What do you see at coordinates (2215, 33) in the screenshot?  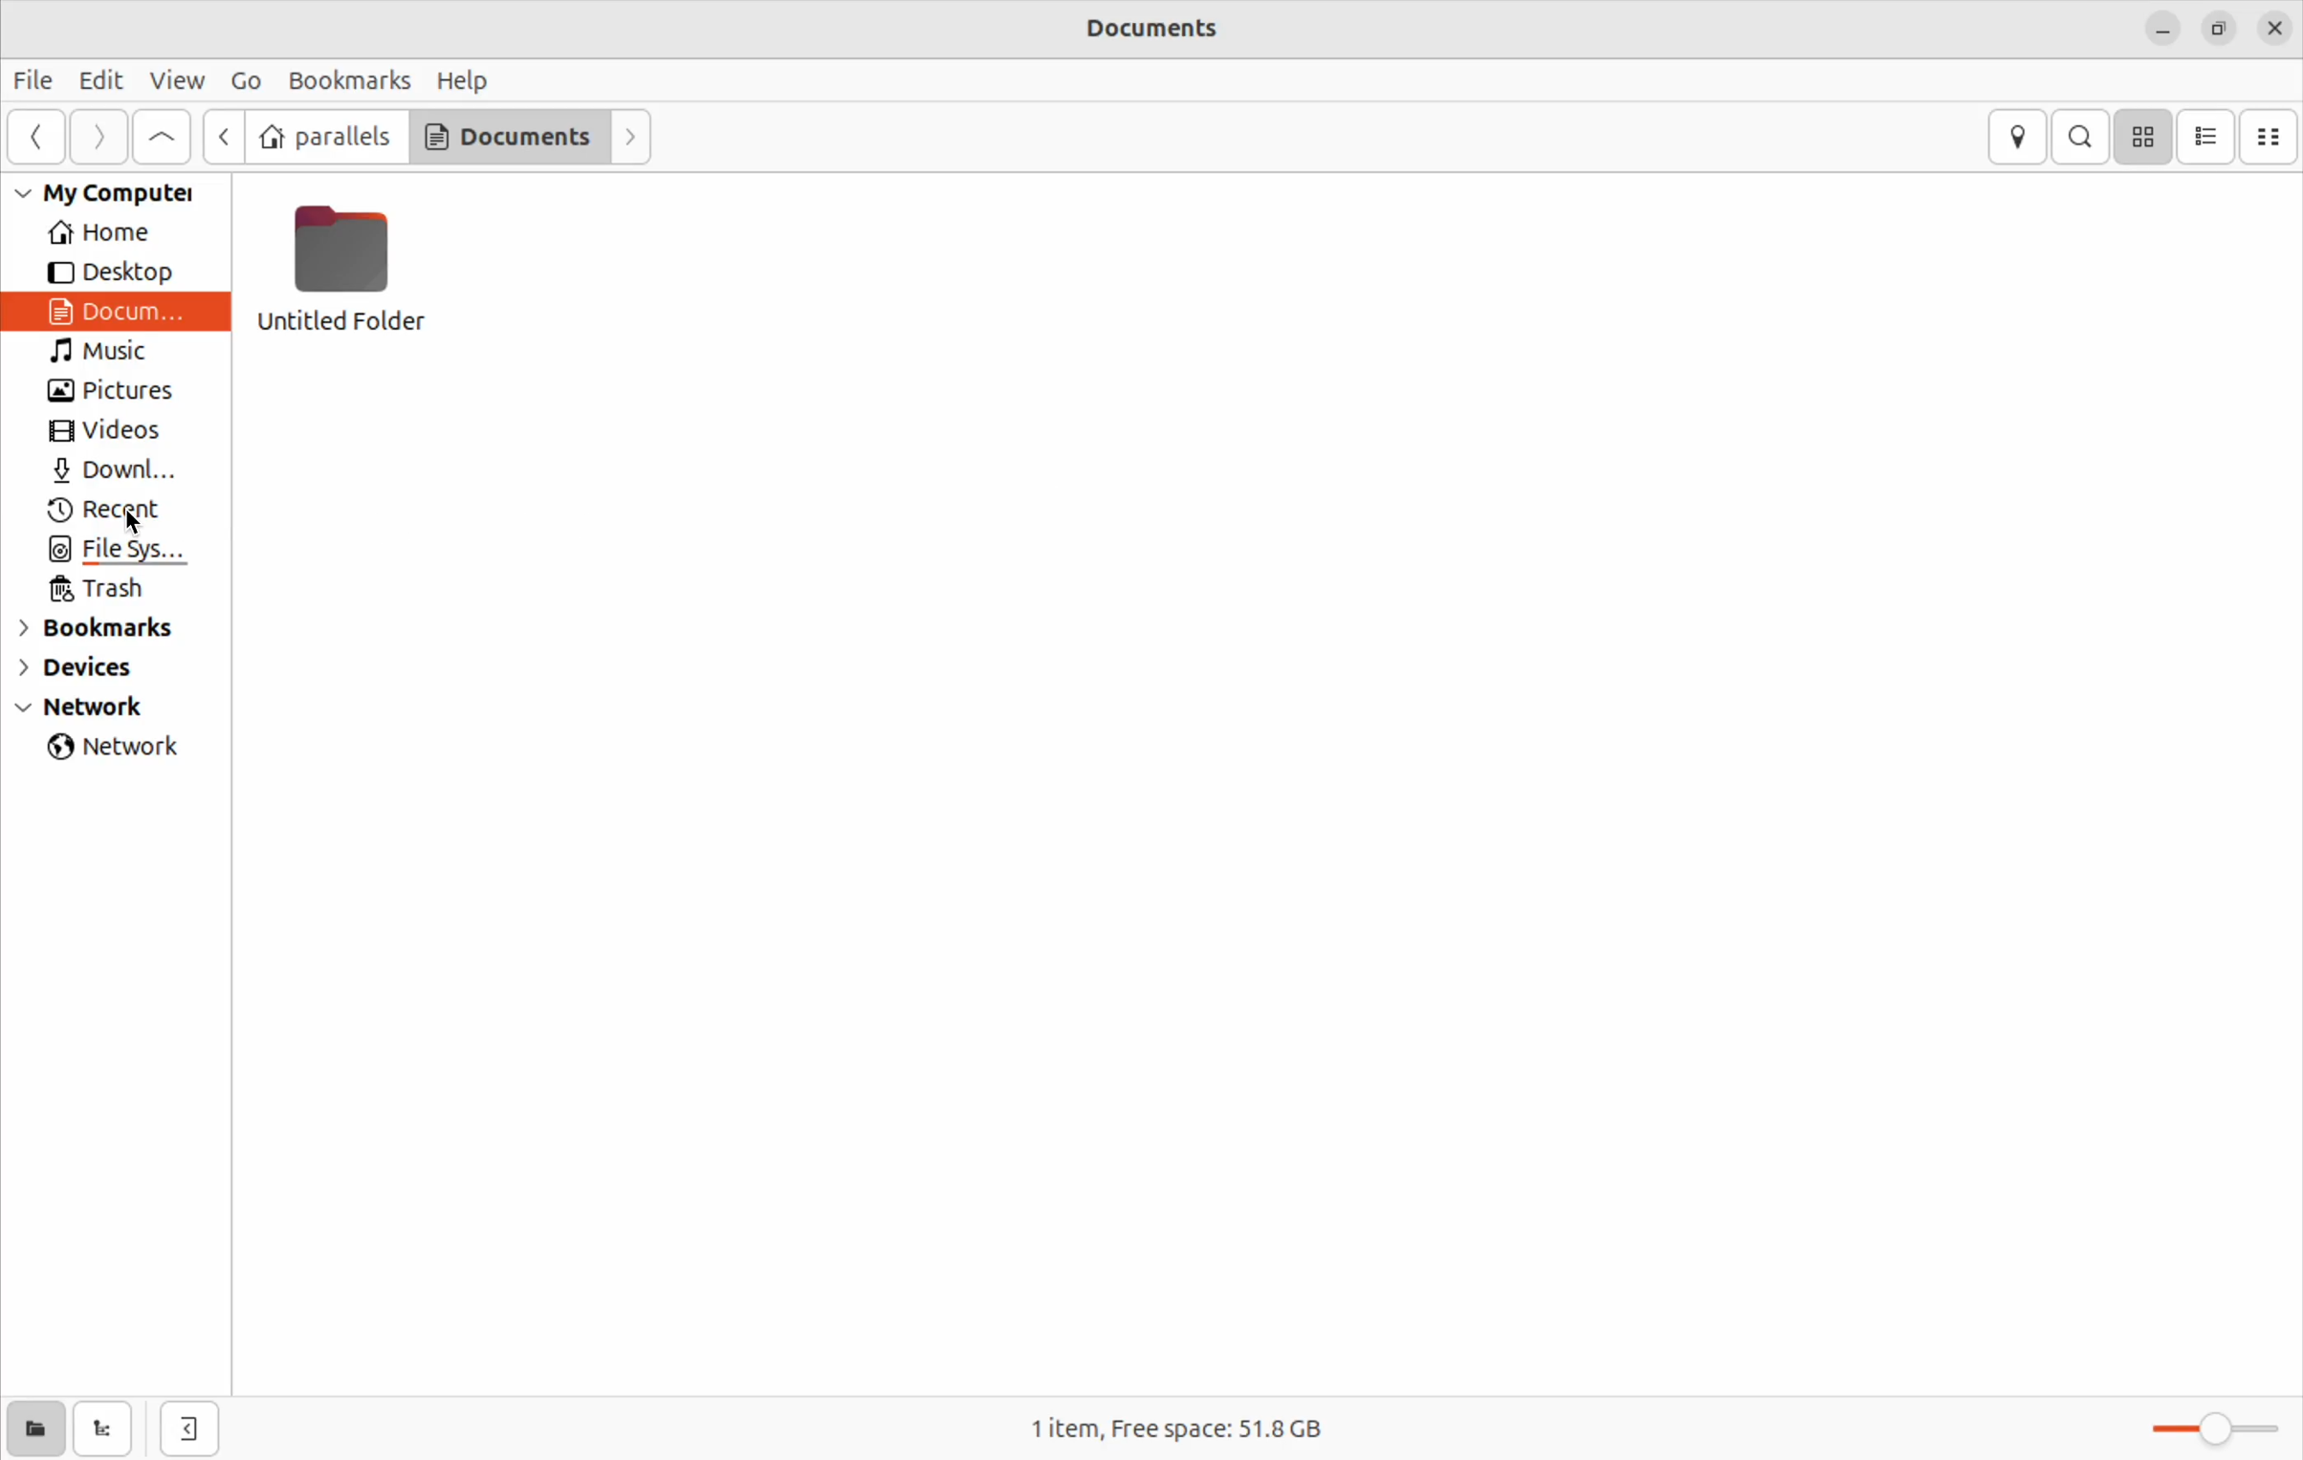 I see `resize` at bounding box center [2215, 33].